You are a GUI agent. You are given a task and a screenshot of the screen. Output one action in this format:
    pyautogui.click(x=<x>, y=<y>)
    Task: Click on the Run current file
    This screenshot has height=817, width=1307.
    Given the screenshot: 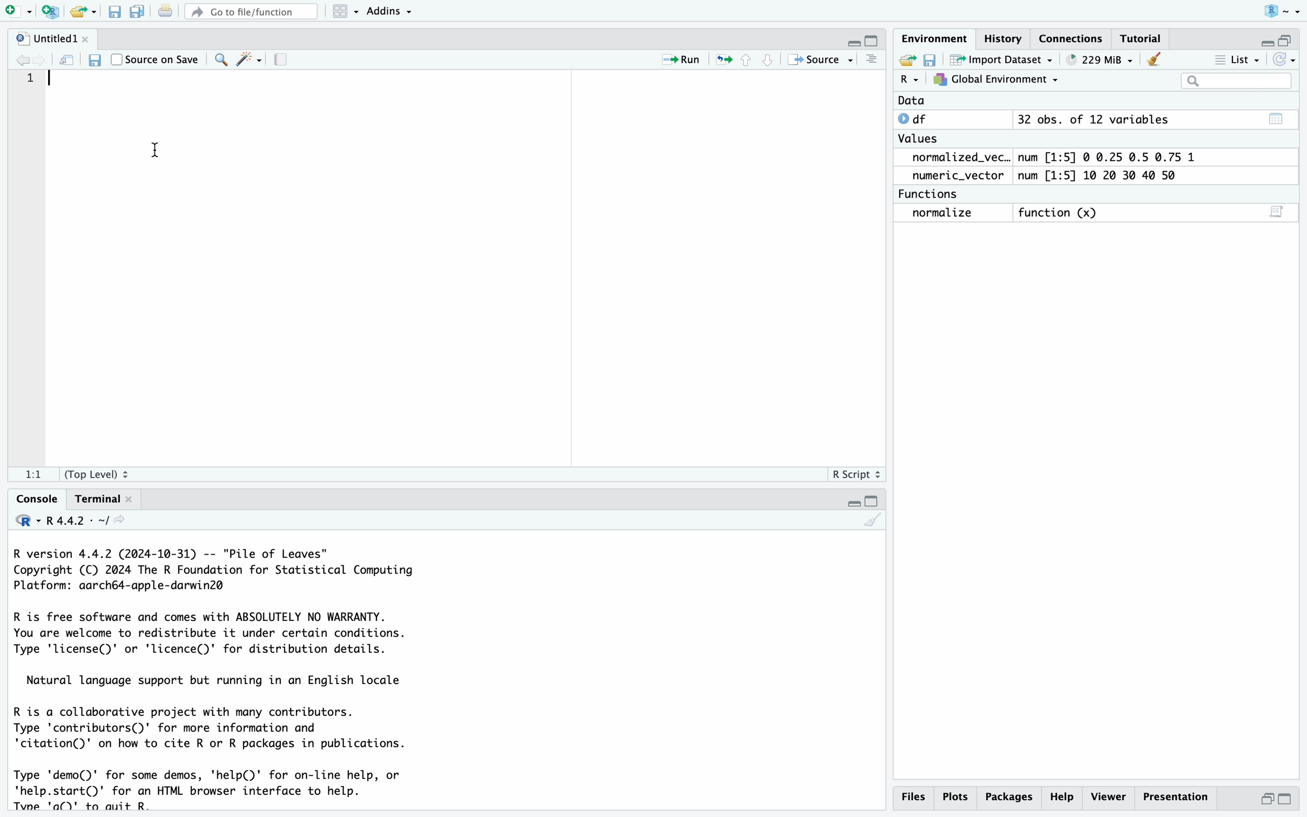 What is the action you would take?
    pyautogui.click(x=681, y=62)
    